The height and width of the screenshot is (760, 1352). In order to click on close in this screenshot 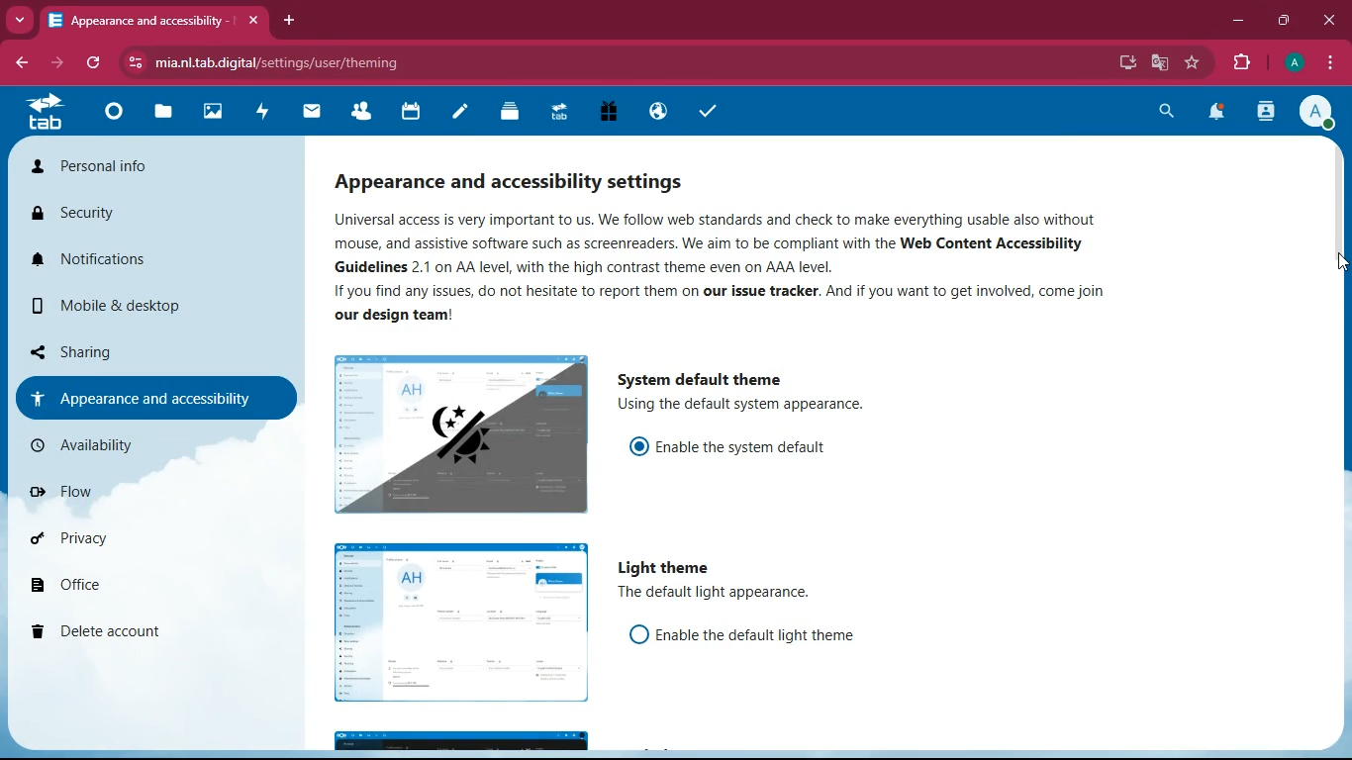, I will do `click(252, 20)`.